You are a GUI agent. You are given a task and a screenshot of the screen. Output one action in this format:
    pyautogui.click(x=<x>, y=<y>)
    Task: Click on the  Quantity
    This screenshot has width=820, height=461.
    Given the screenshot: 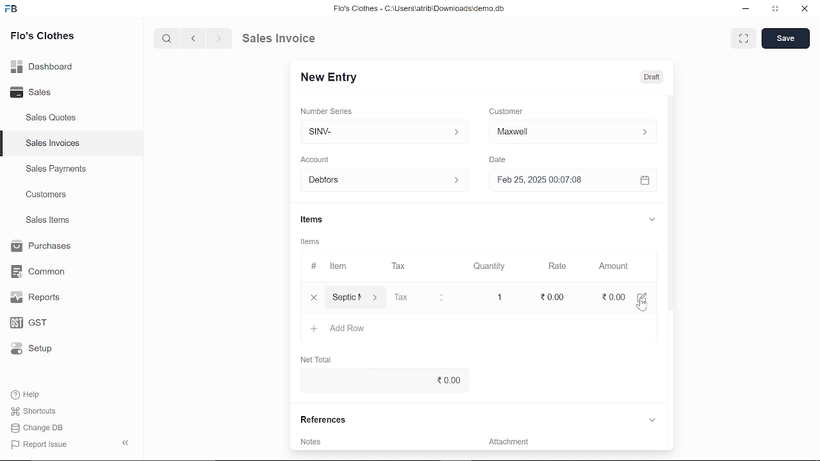 What is the action you would take?
    pyautogui.click(x=487, y=266)
    